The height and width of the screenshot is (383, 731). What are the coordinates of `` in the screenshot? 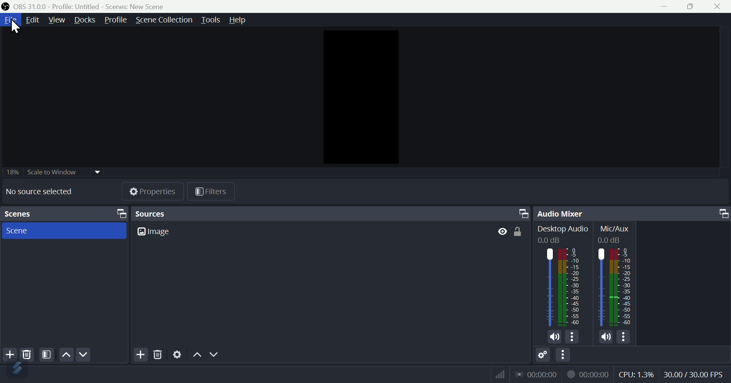 It's located at (516, 232).